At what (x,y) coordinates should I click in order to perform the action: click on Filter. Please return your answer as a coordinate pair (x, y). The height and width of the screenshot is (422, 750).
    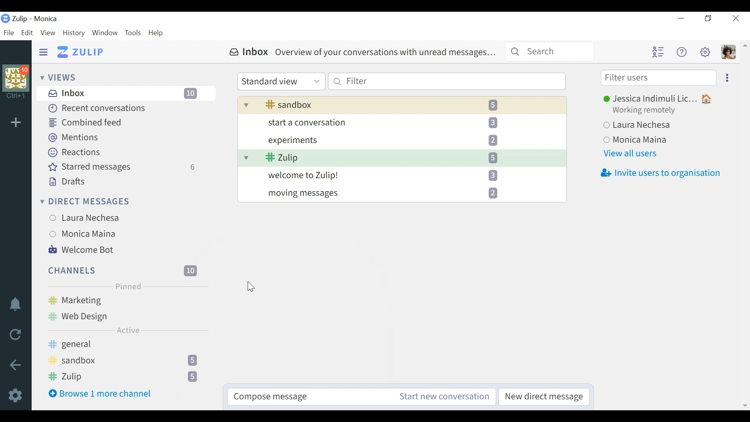
    Looking at the image, I should click on (446, 81).